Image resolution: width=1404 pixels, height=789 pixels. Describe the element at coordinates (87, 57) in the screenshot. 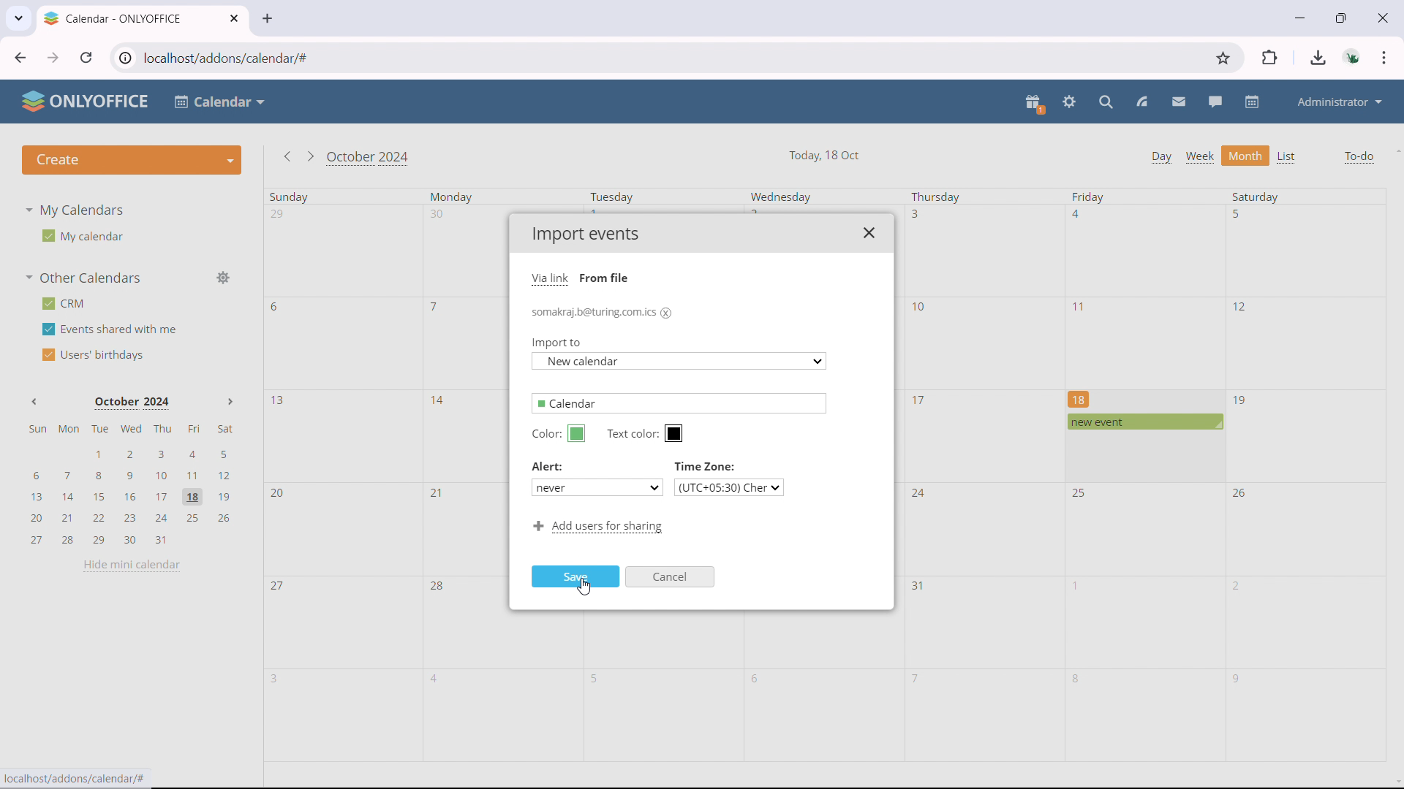

I see `reload this page` at that location.